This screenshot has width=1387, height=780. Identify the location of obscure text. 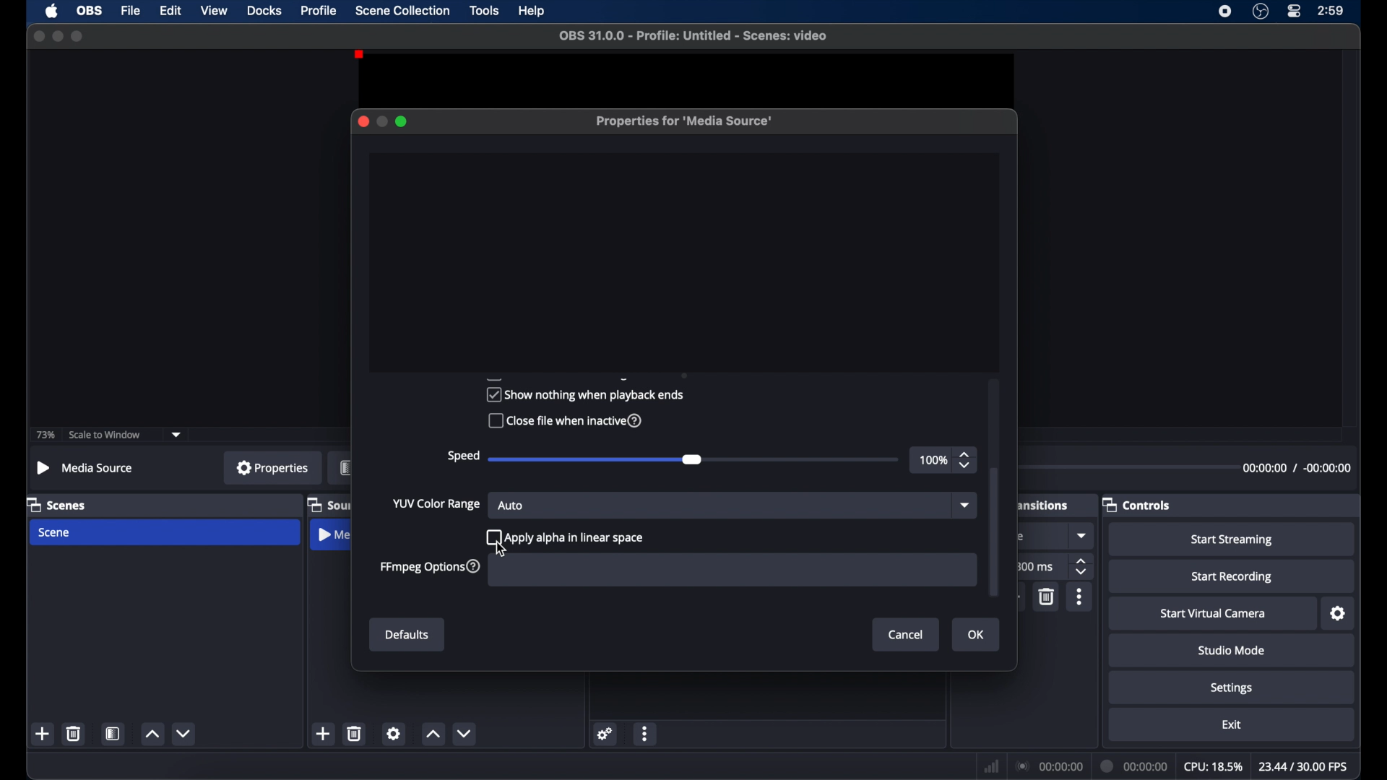
(1019, 536).